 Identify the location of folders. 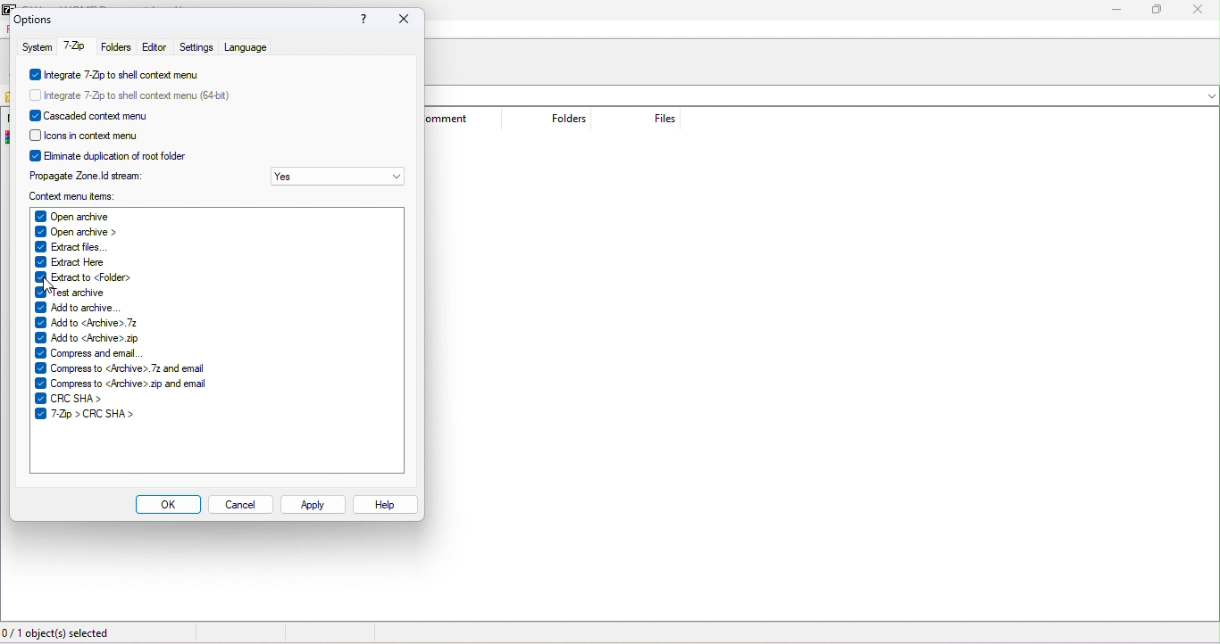
(115, 47).